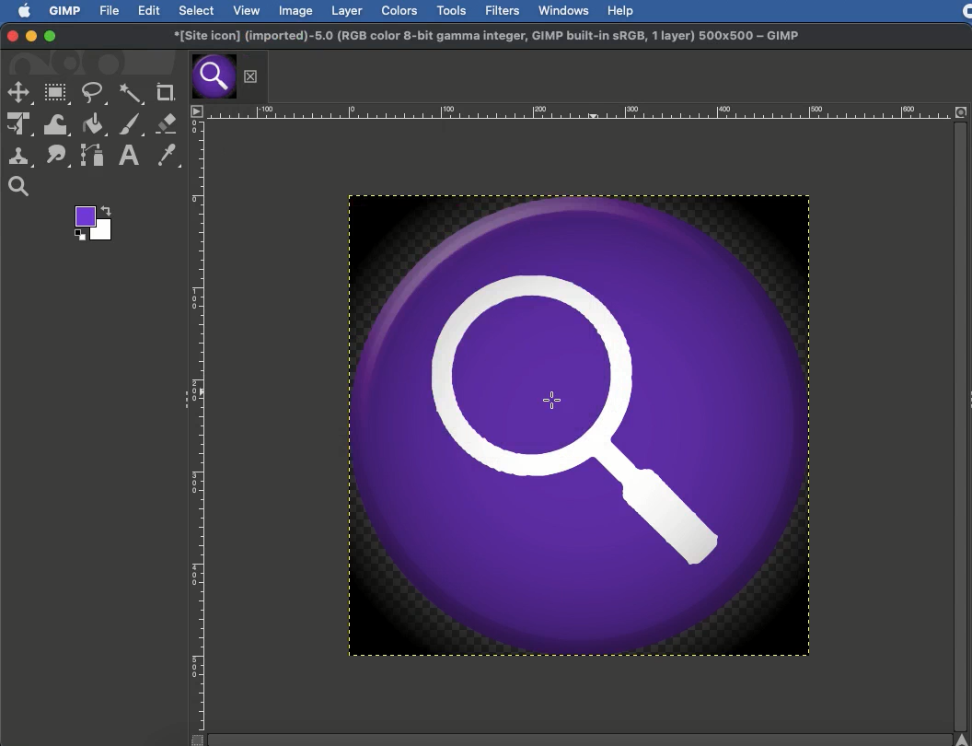  Describe the element at coordinates (57, 125) in the screenshot. I see `Warp transformation` at that location.